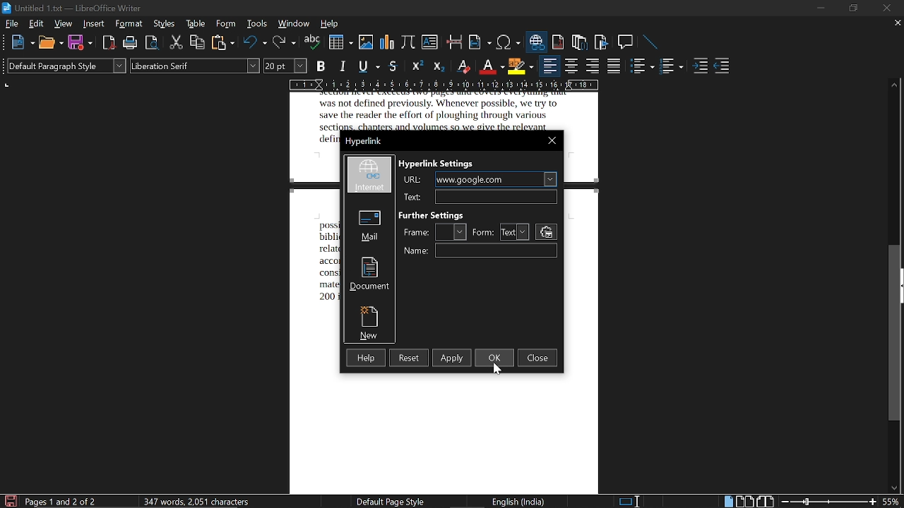 Image resolution: width=904 pixels, height=508 pixels. I want to click on reset, so click(410, 358).